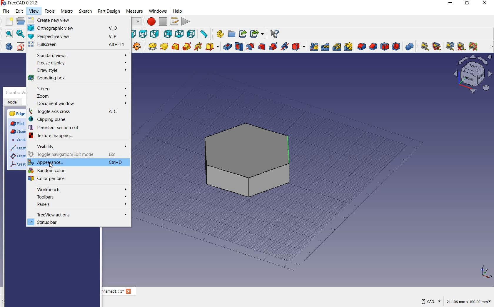  Describe the element at coordinates (490, 47) in the screenshot. I see `MEASURE` at that location.